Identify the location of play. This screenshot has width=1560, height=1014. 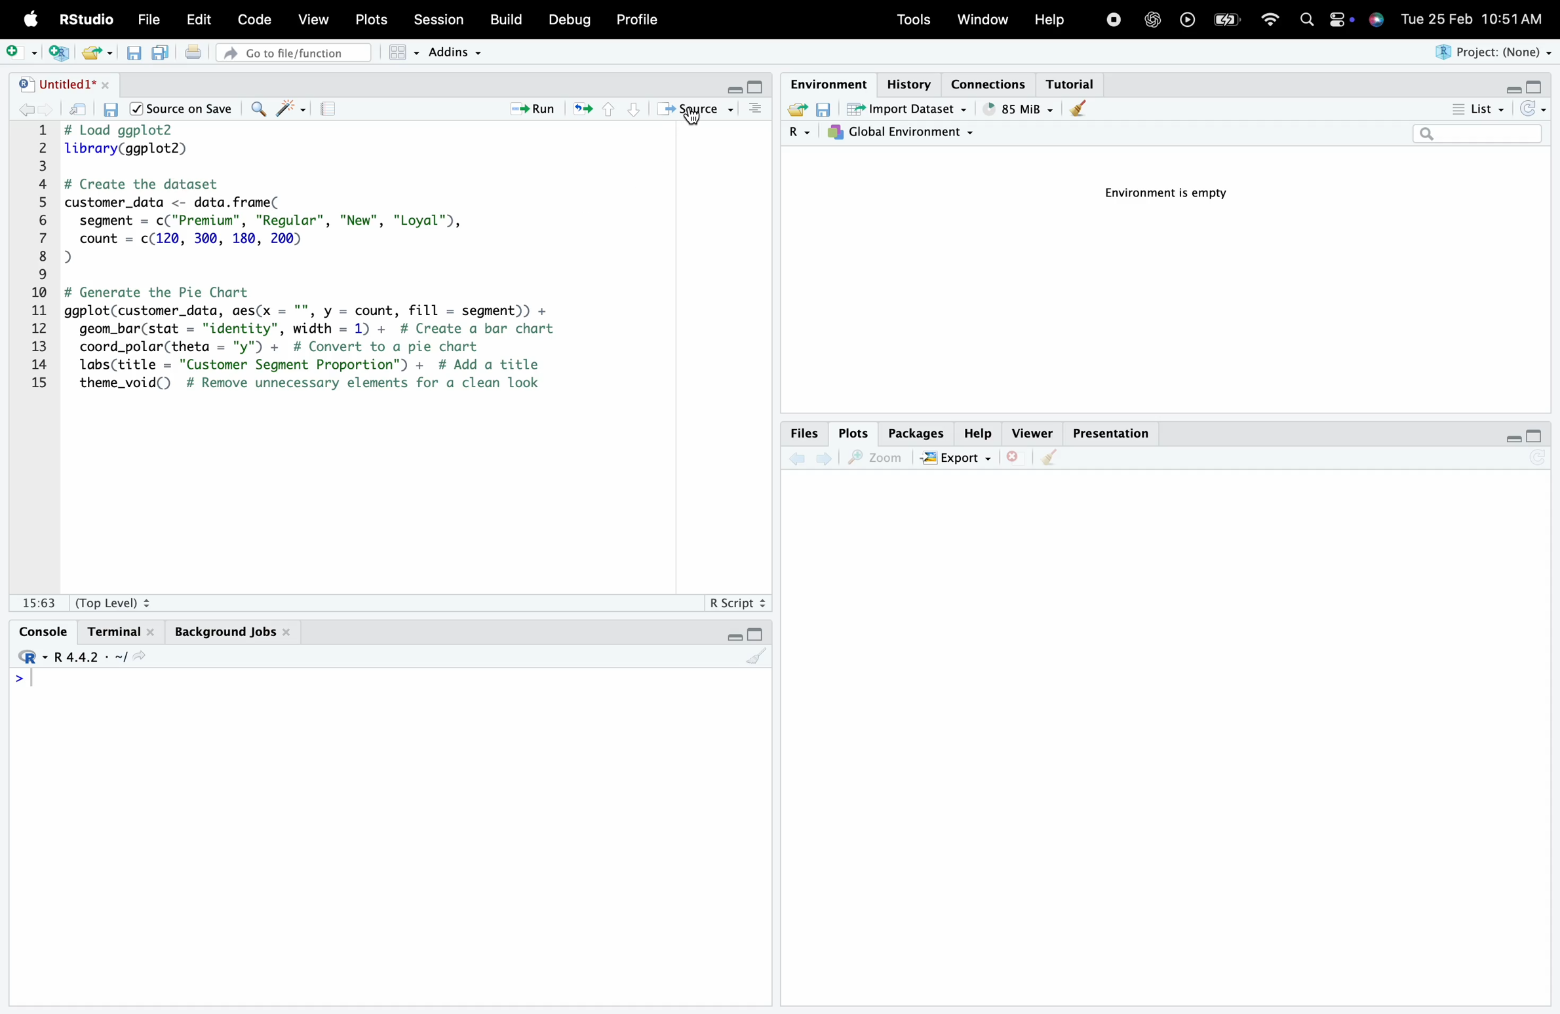
(1188, 18).